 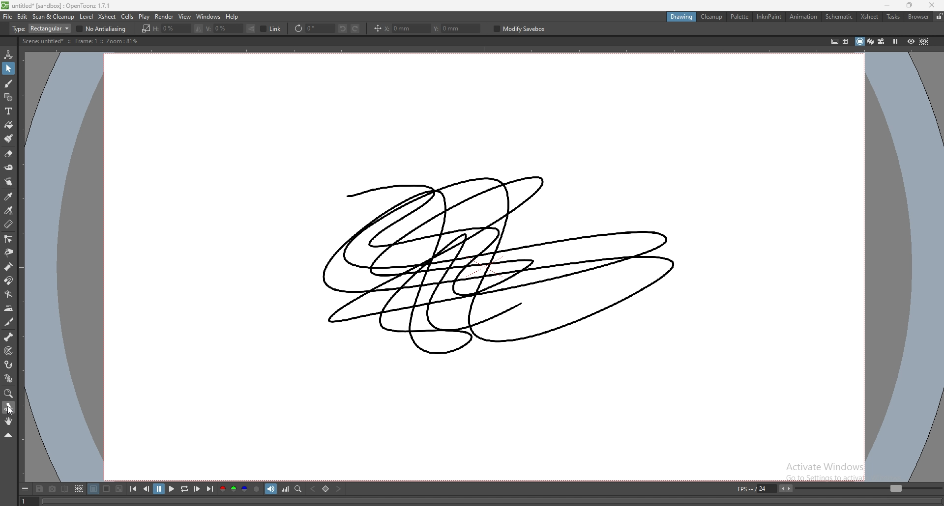 What do you see at coordinates (859, 41) in the screenshot?
I see `camera stand view` at bounding box center [859, 41].